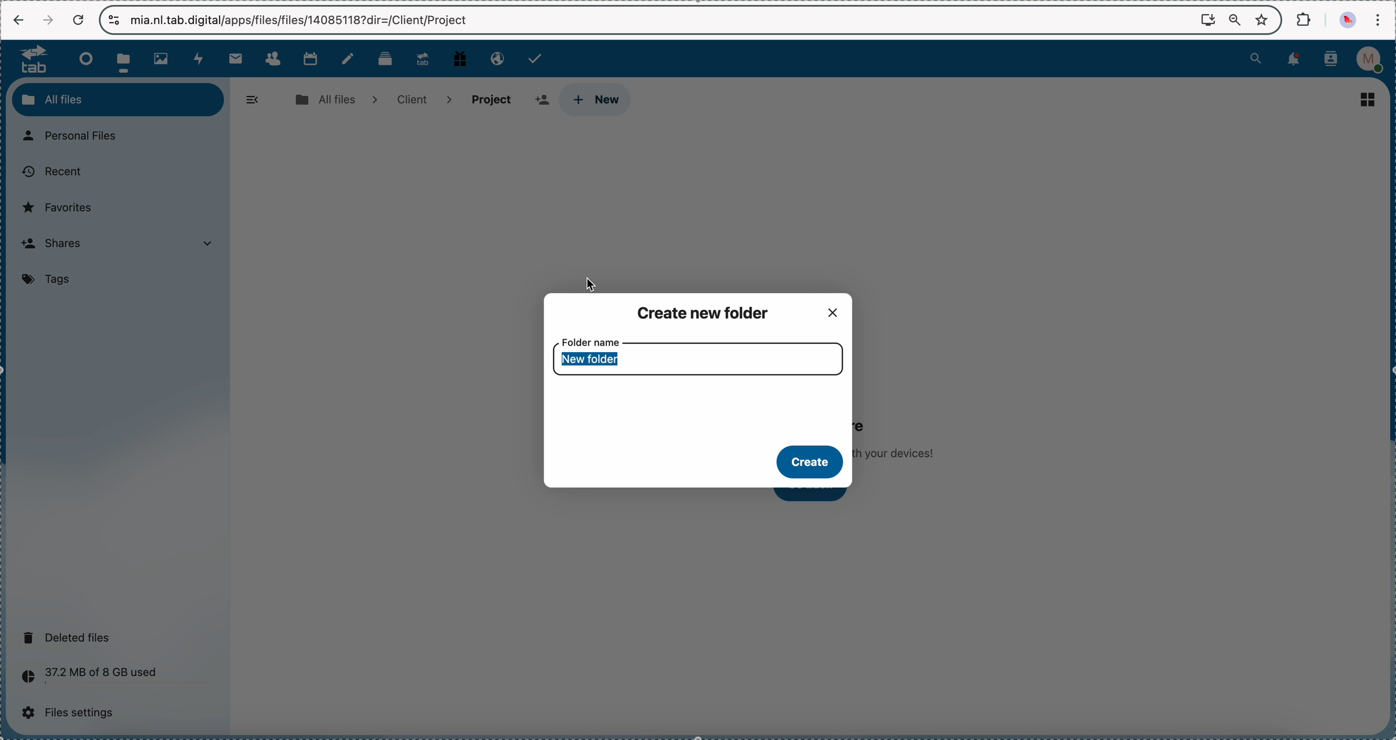  Describe the element at coordinates (707, 311) in the screenshot. I see `create new folder` at that location.